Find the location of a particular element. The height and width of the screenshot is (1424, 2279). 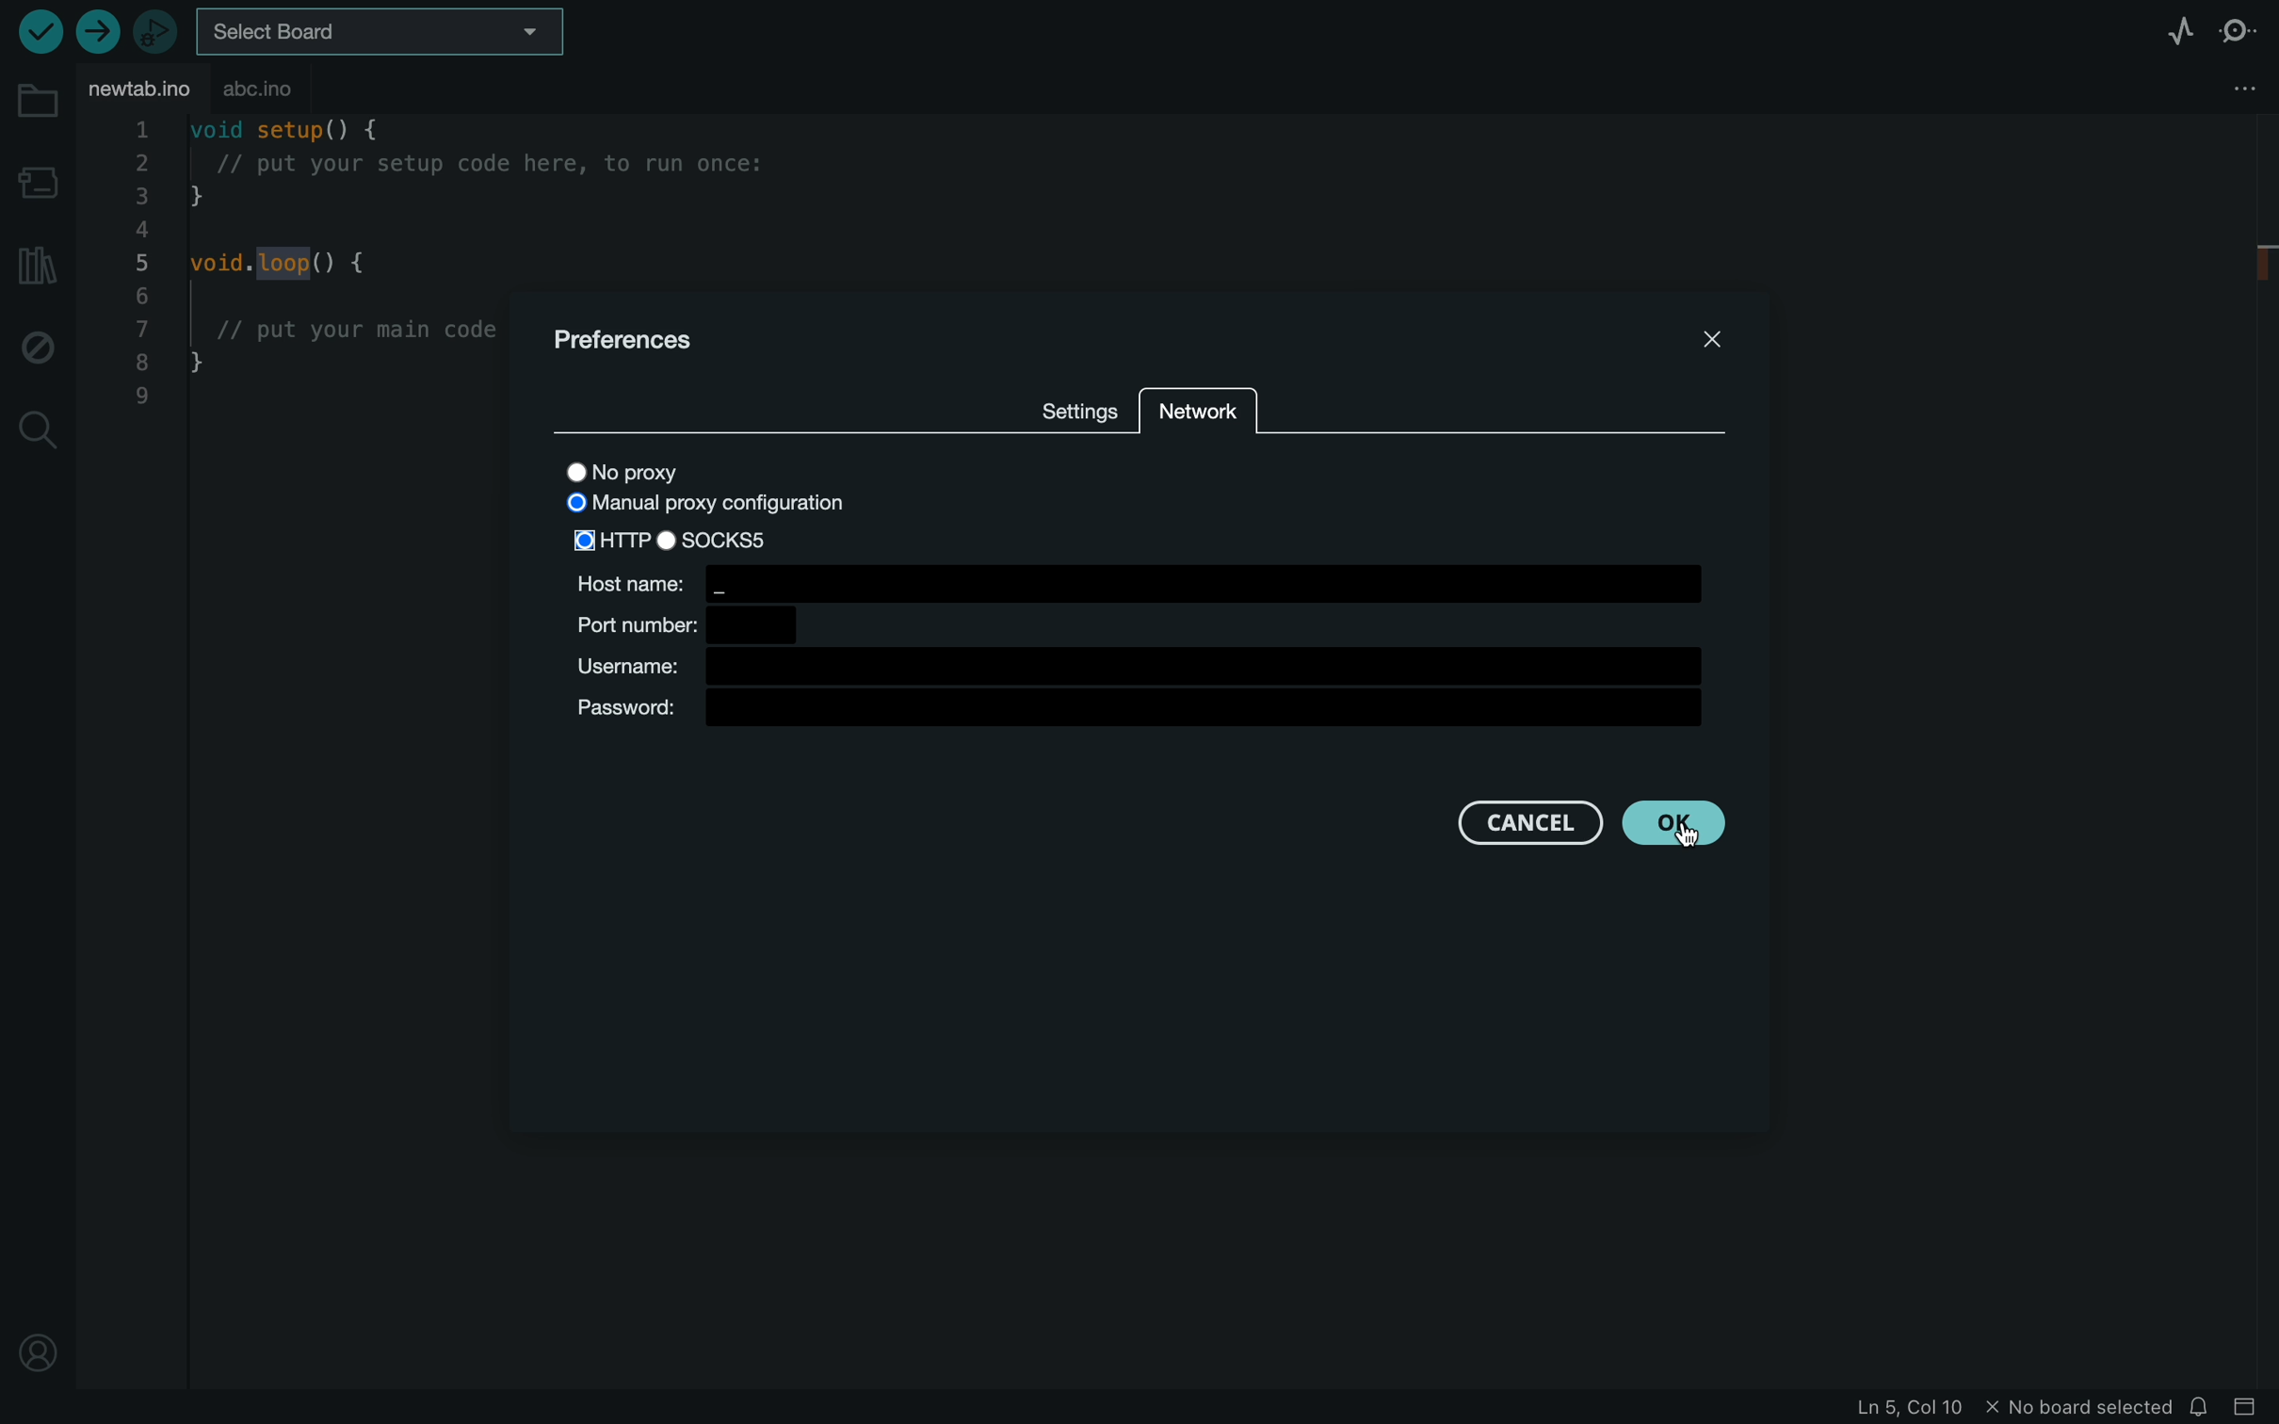

board manager is located at coordinates (36, 180).